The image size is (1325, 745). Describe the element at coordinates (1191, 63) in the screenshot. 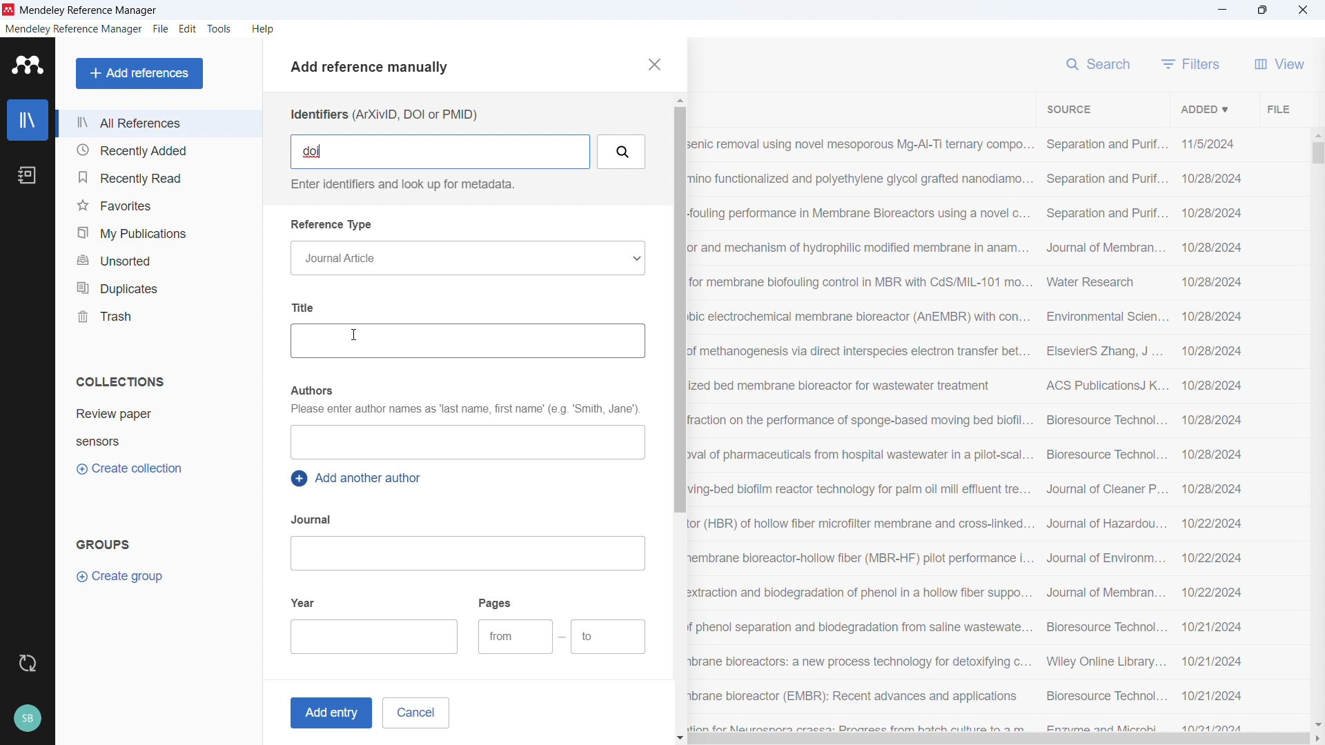

I see `filters` at that location.